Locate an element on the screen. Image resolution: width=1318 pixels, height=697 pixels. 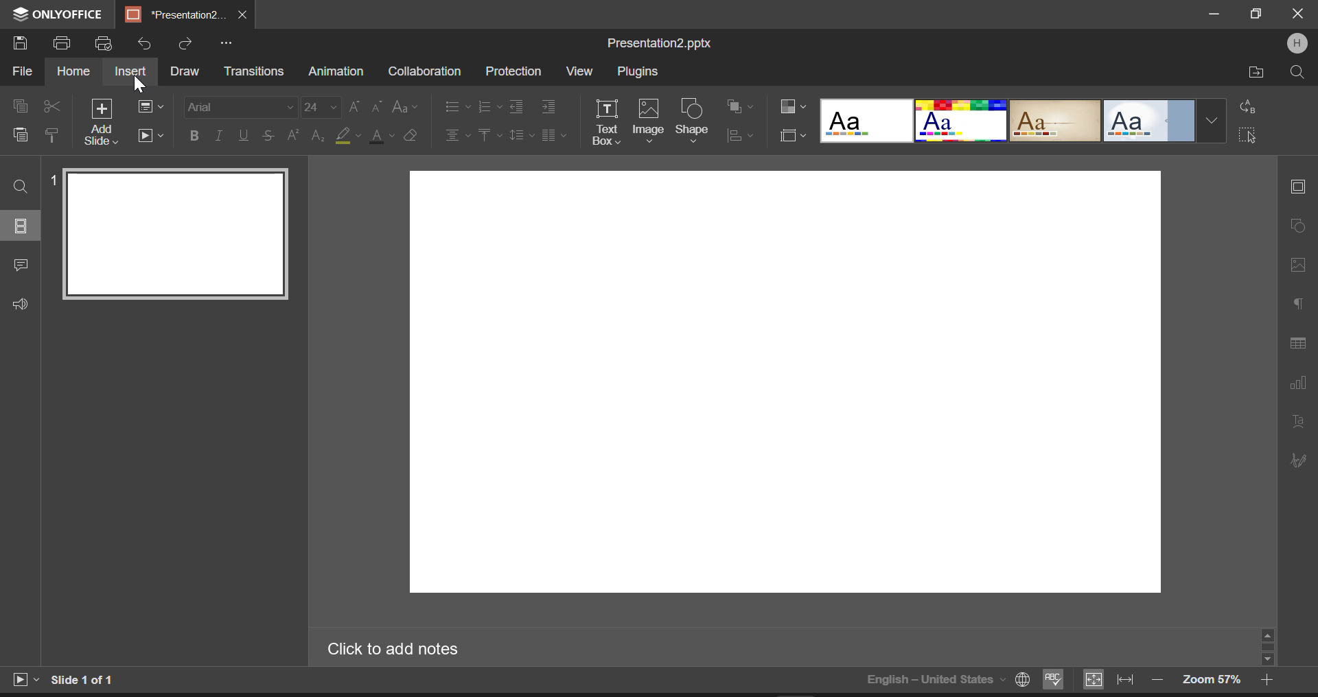
Presentation2.pptx is located at coordinates (664, 43).